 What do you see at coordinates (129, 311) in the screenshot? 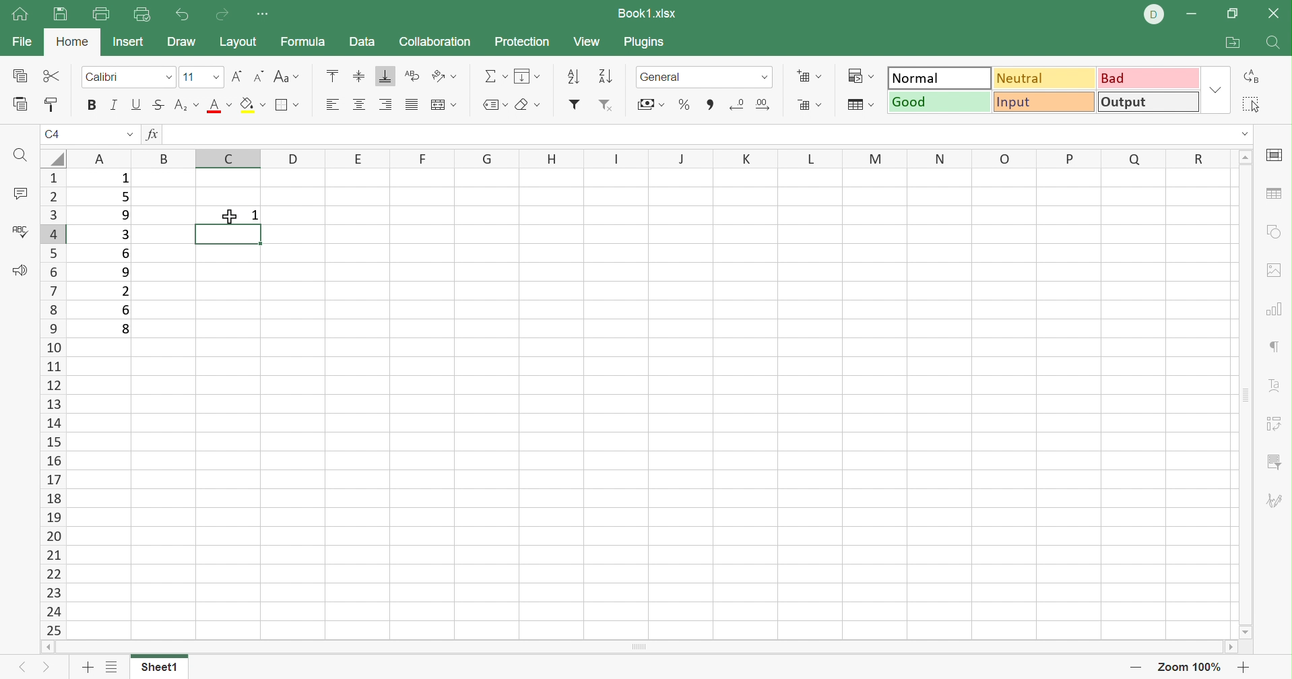
I see `6` at bounding box center [129, 311].